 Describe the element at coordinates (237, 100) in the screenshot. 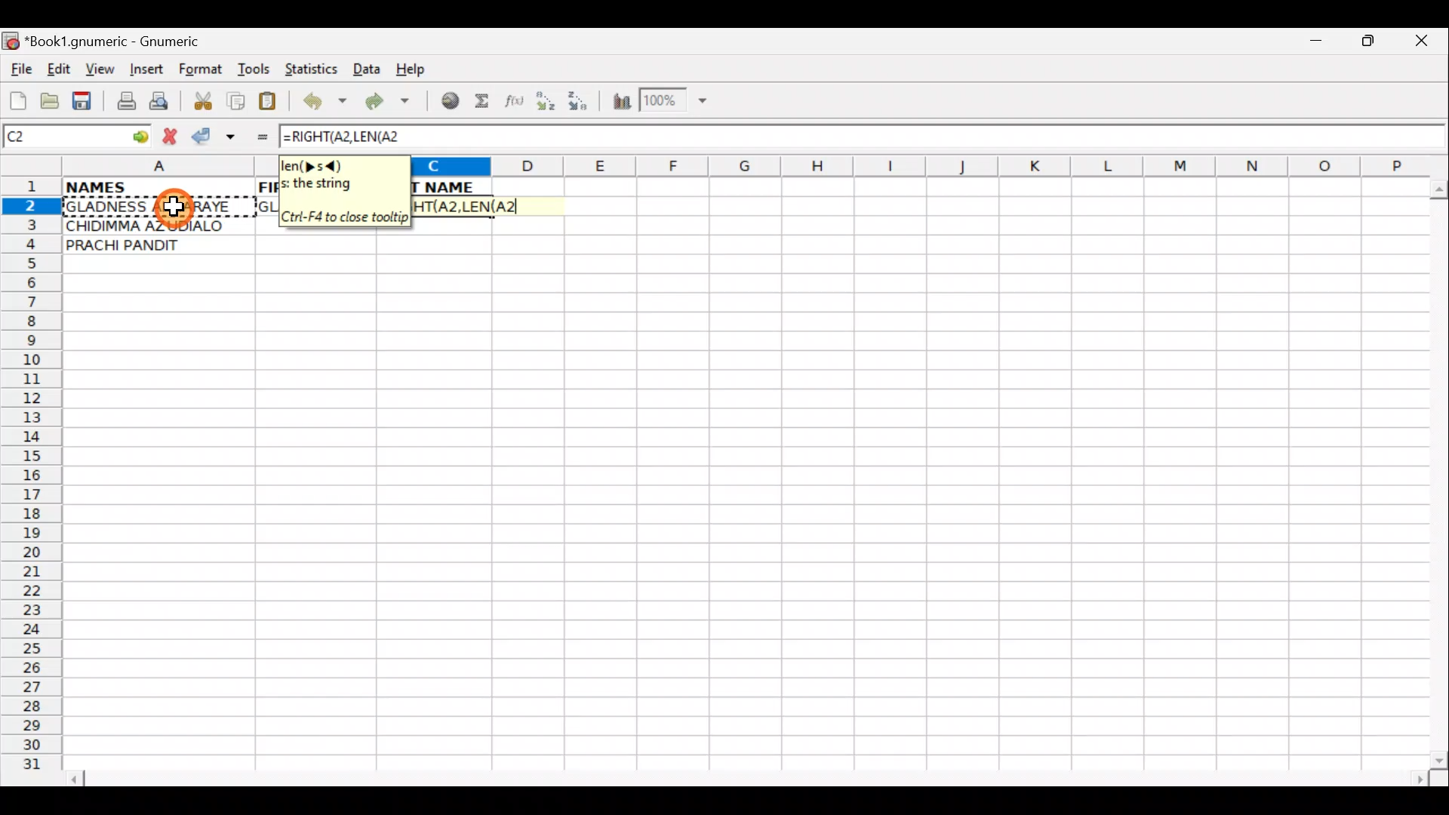

I see `Copy selection` at that location.